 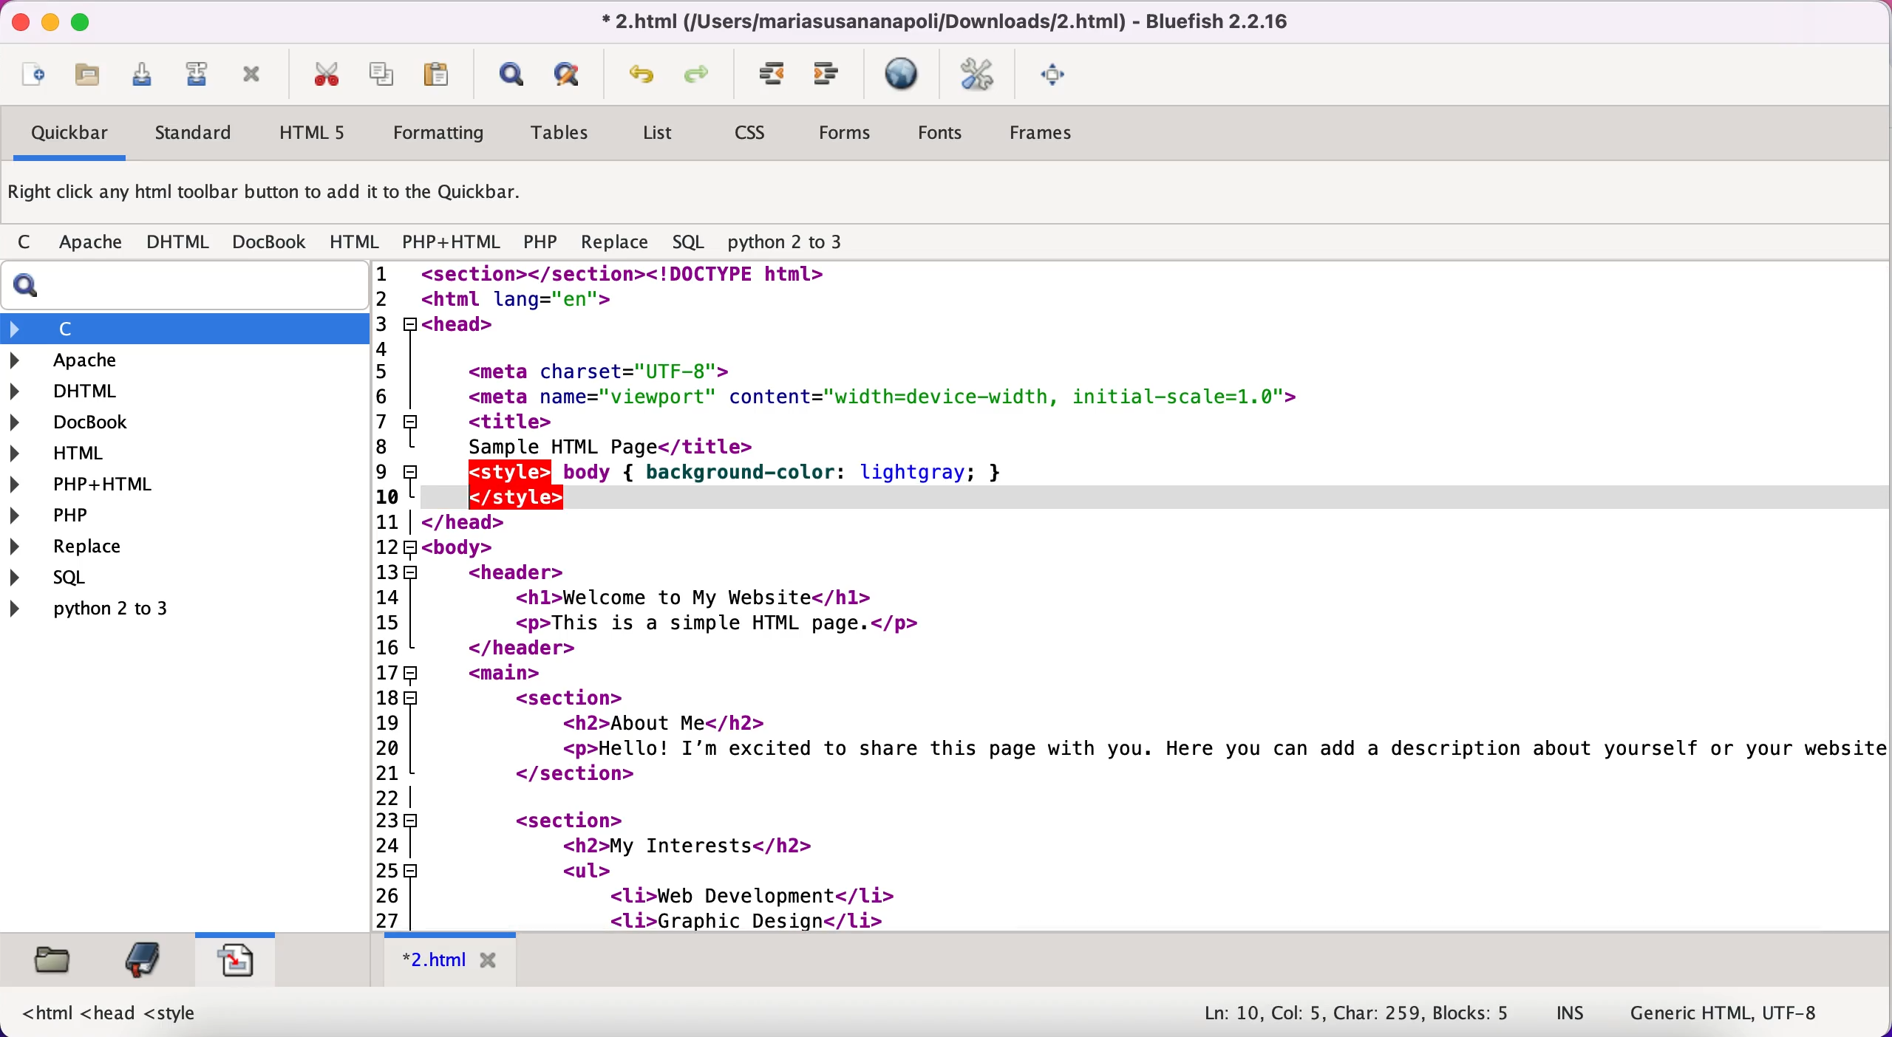 I want to click on open file , so click(x=95, y=79).